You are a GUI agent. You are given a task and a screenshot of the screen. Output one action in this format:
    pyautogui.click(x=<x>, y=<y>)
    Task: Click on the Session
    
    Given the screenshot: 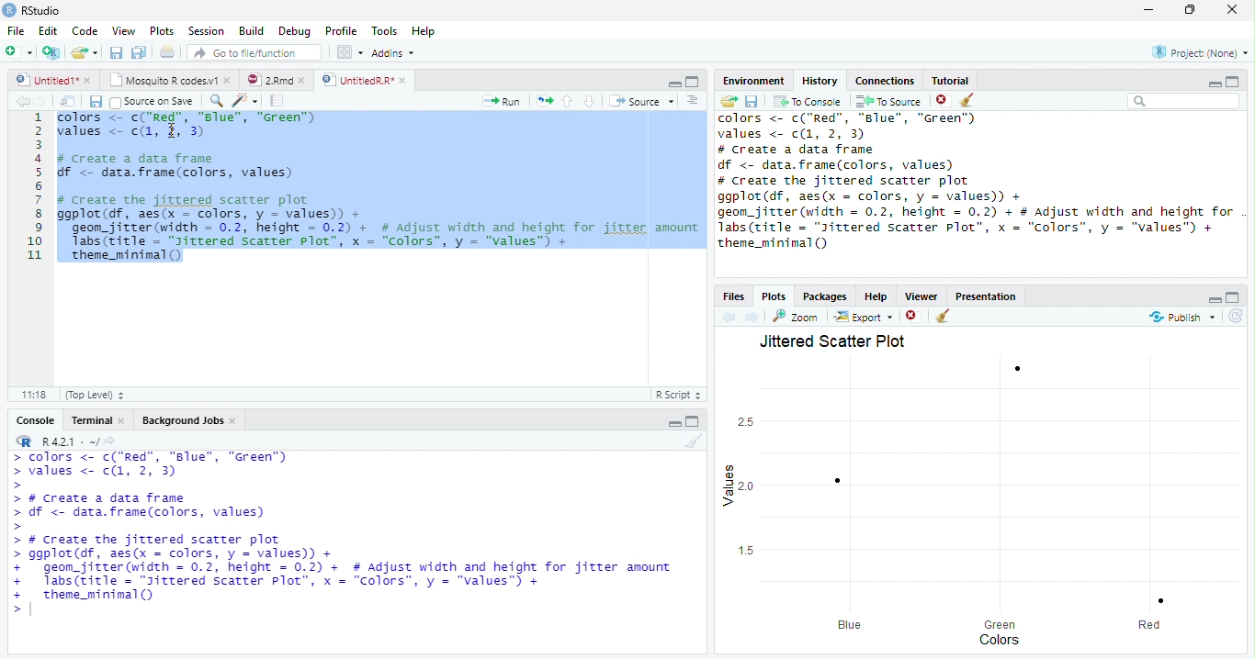 What is the action you would take?
    pyautogui.click(x=206, y=30)
    